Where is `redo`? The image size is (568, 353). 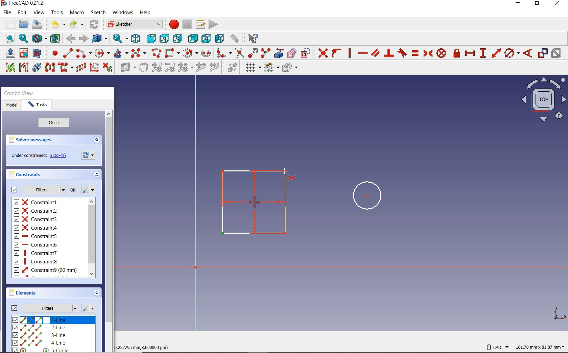 redo is located at coordinates (77, 24).